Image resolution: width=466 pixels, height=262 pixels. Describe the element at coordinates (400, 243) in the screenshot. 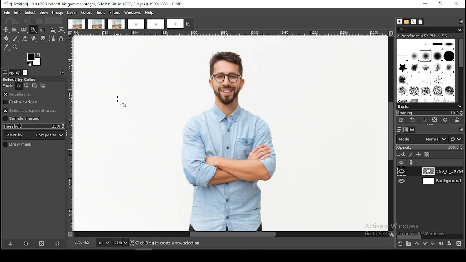

I see `create a new layer` at that location.